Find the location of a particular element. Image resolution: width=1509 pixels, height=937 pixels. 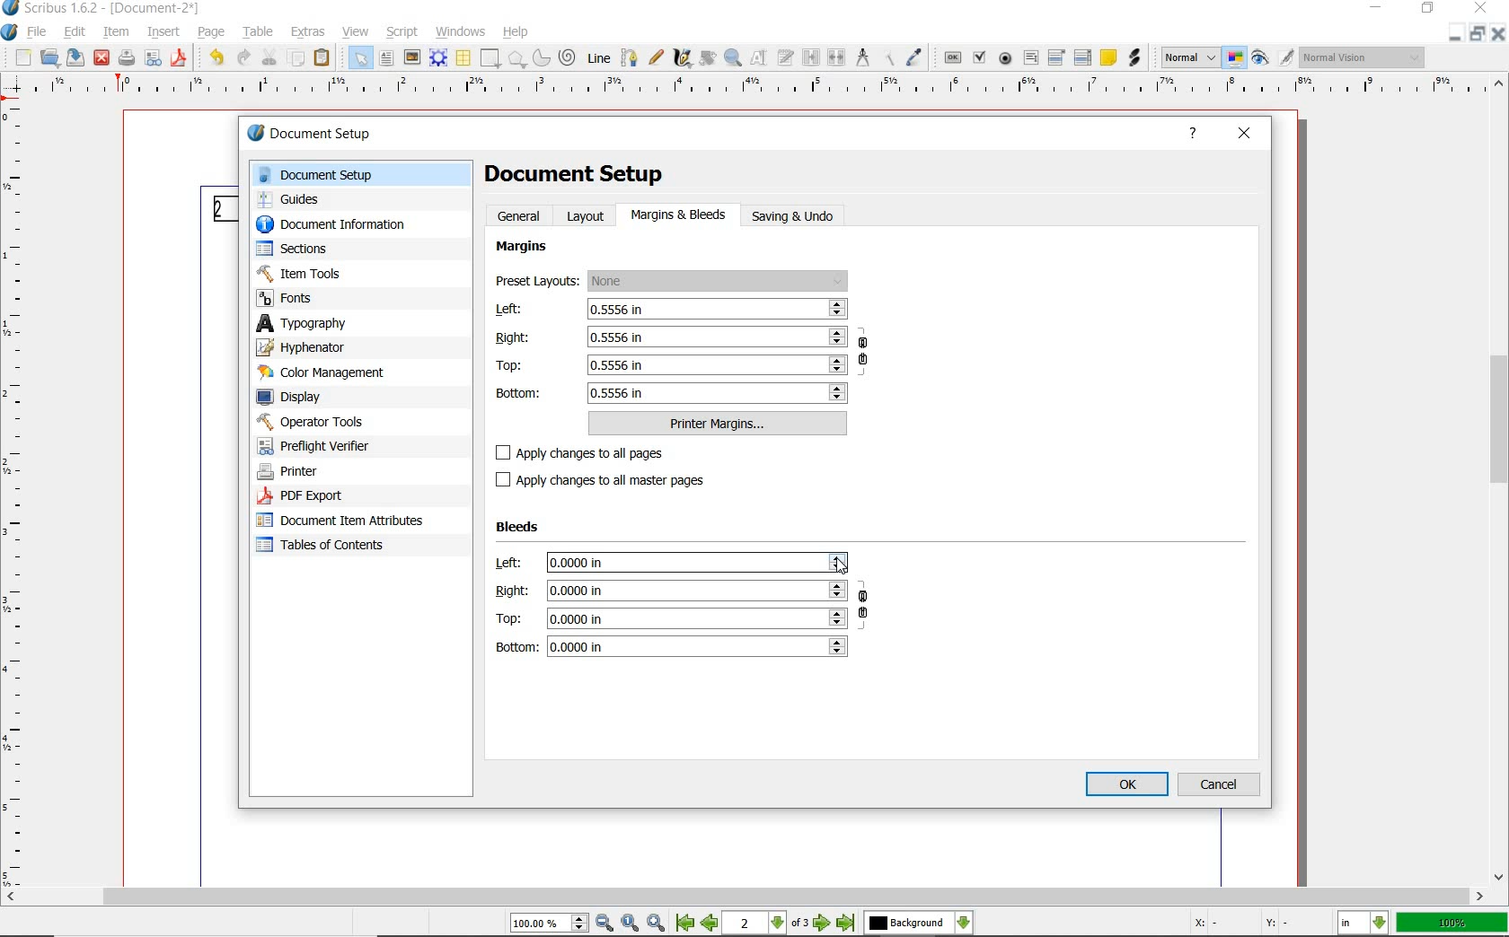

color management is located at coordinates (327, 374).